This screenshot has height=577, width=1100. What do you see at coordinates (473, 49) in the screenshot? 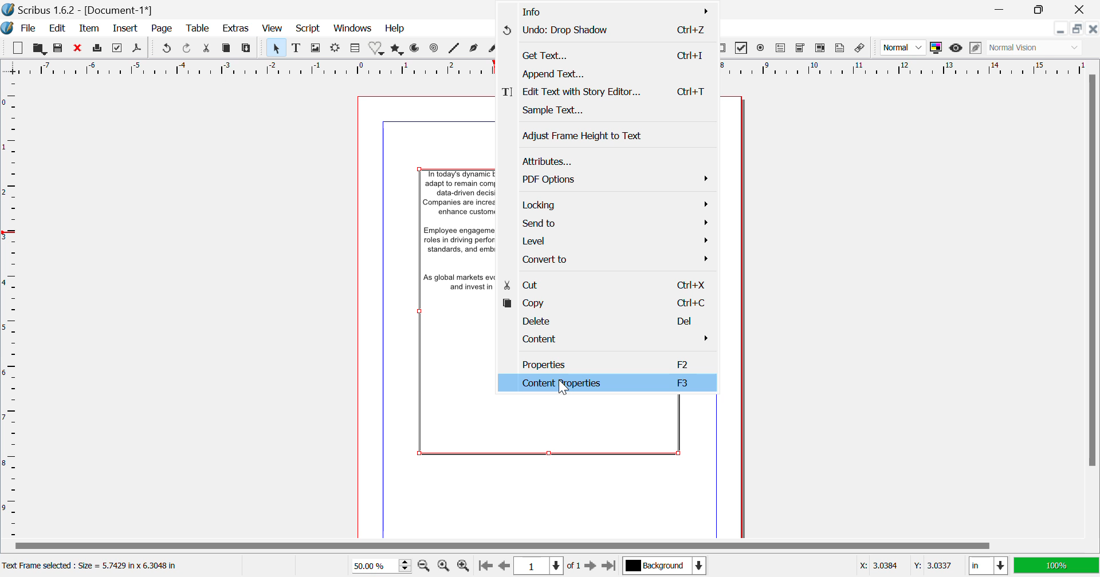
I see `Bezier Curve` at bounding box center [473, 49].